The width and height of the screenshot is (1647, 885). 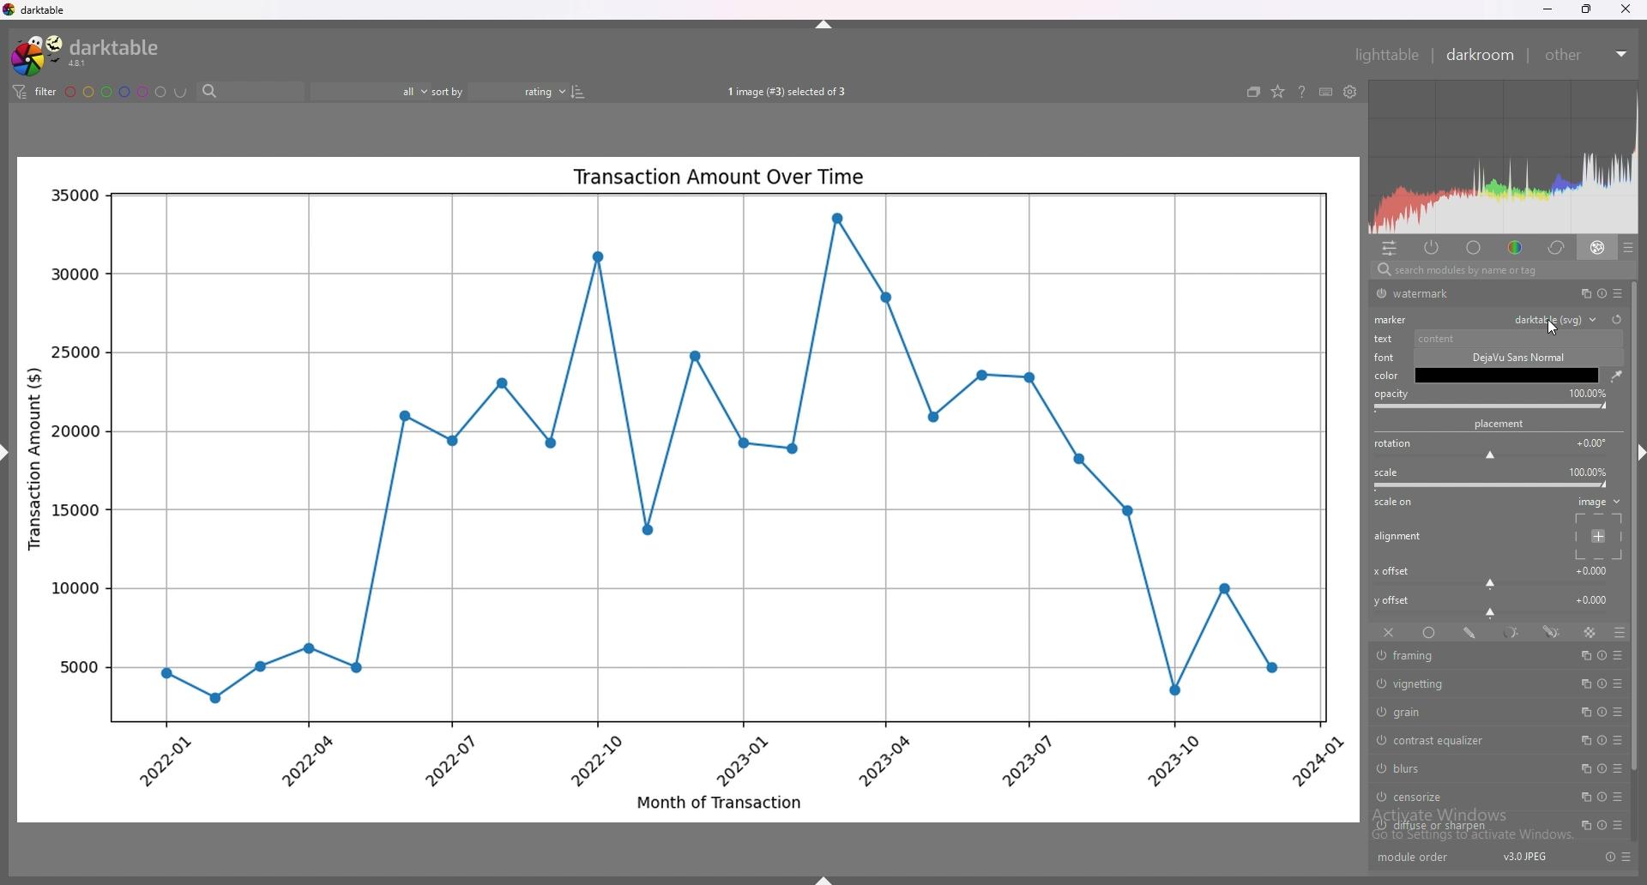 What do you see at coordinates (1620, 655) in the screenshot?
I see `presets` at bounding box center [1620, 655].